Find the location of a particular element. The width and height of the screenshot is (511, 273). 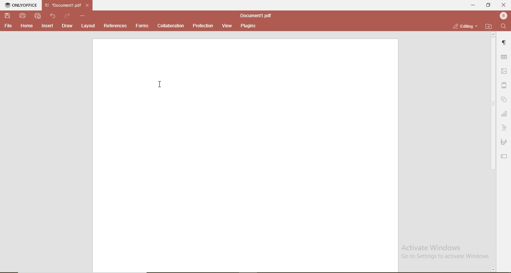

undo is located at coordinates (53, 16).